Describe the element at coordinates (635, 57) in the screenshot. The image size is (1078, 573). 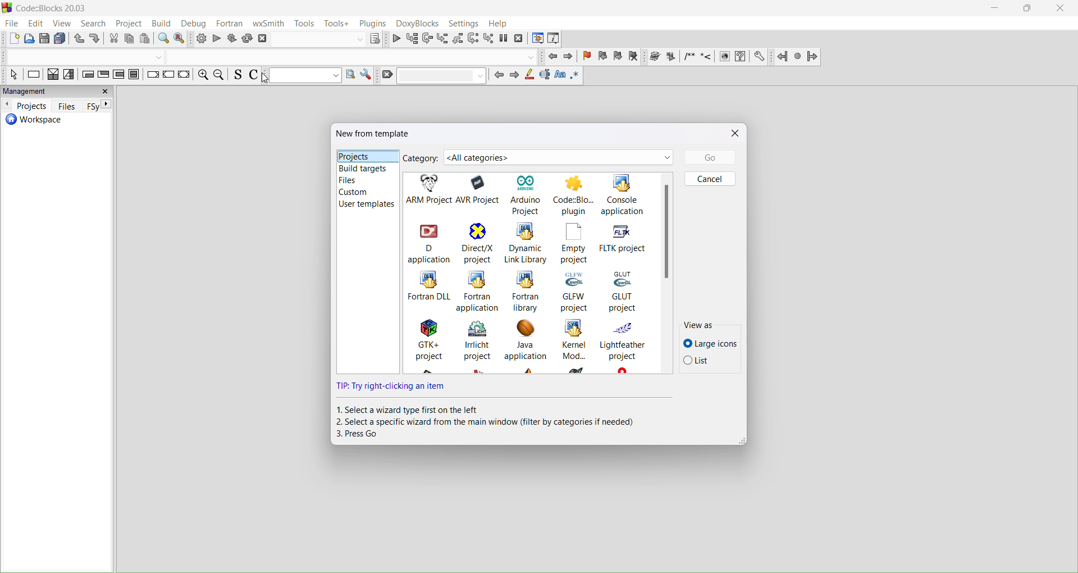
I see `clear bookmark` at that location.